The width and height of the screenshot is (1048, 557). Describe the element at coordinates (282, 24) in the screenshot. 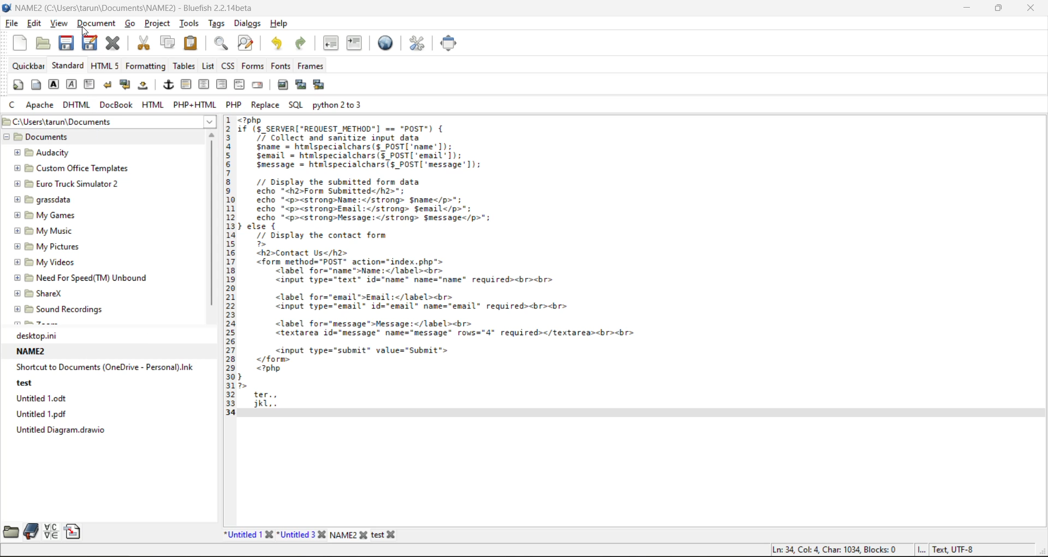

I see `help` at that location.